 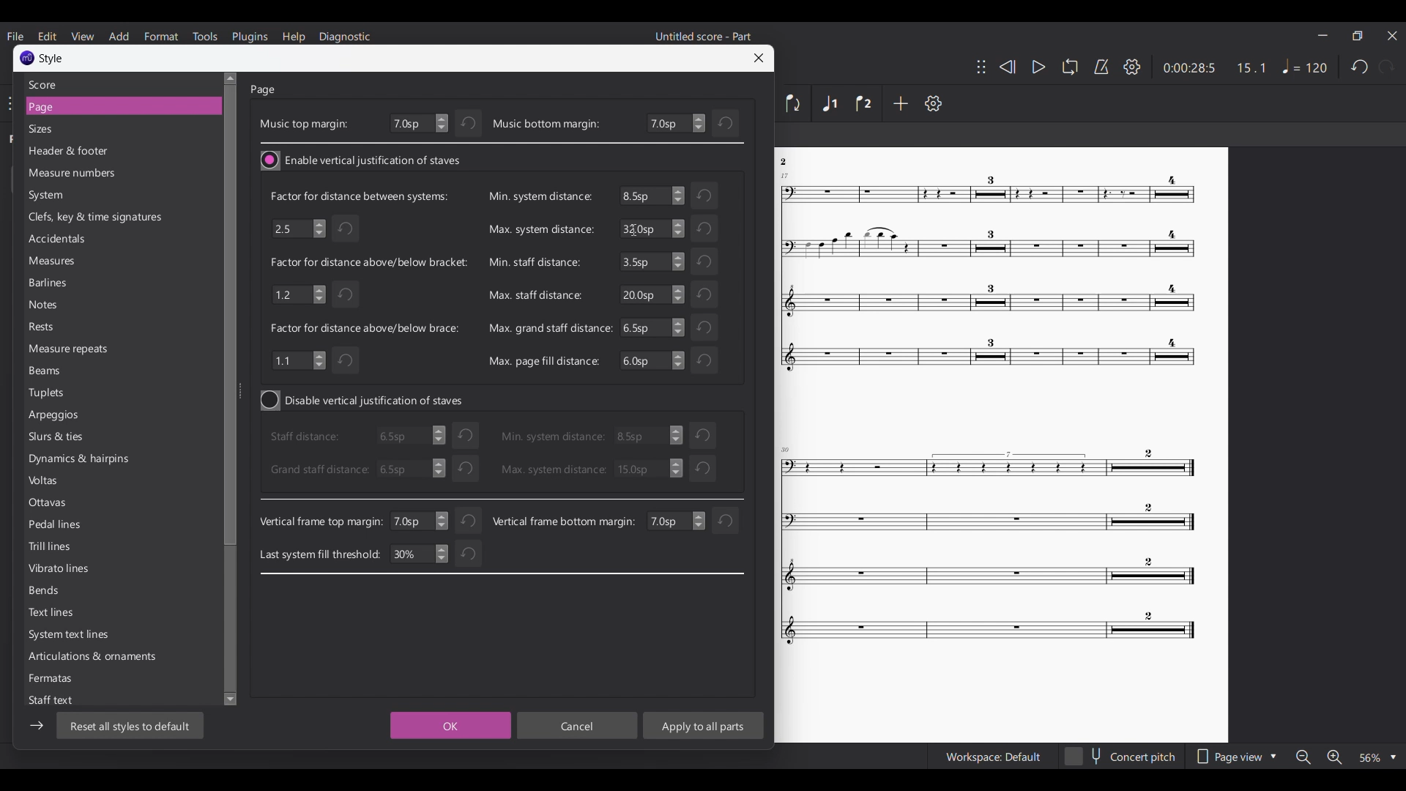 What do you see at coordinates (264, 90) in the screenshot?
I see `Page` at bounding box center [264, 90].